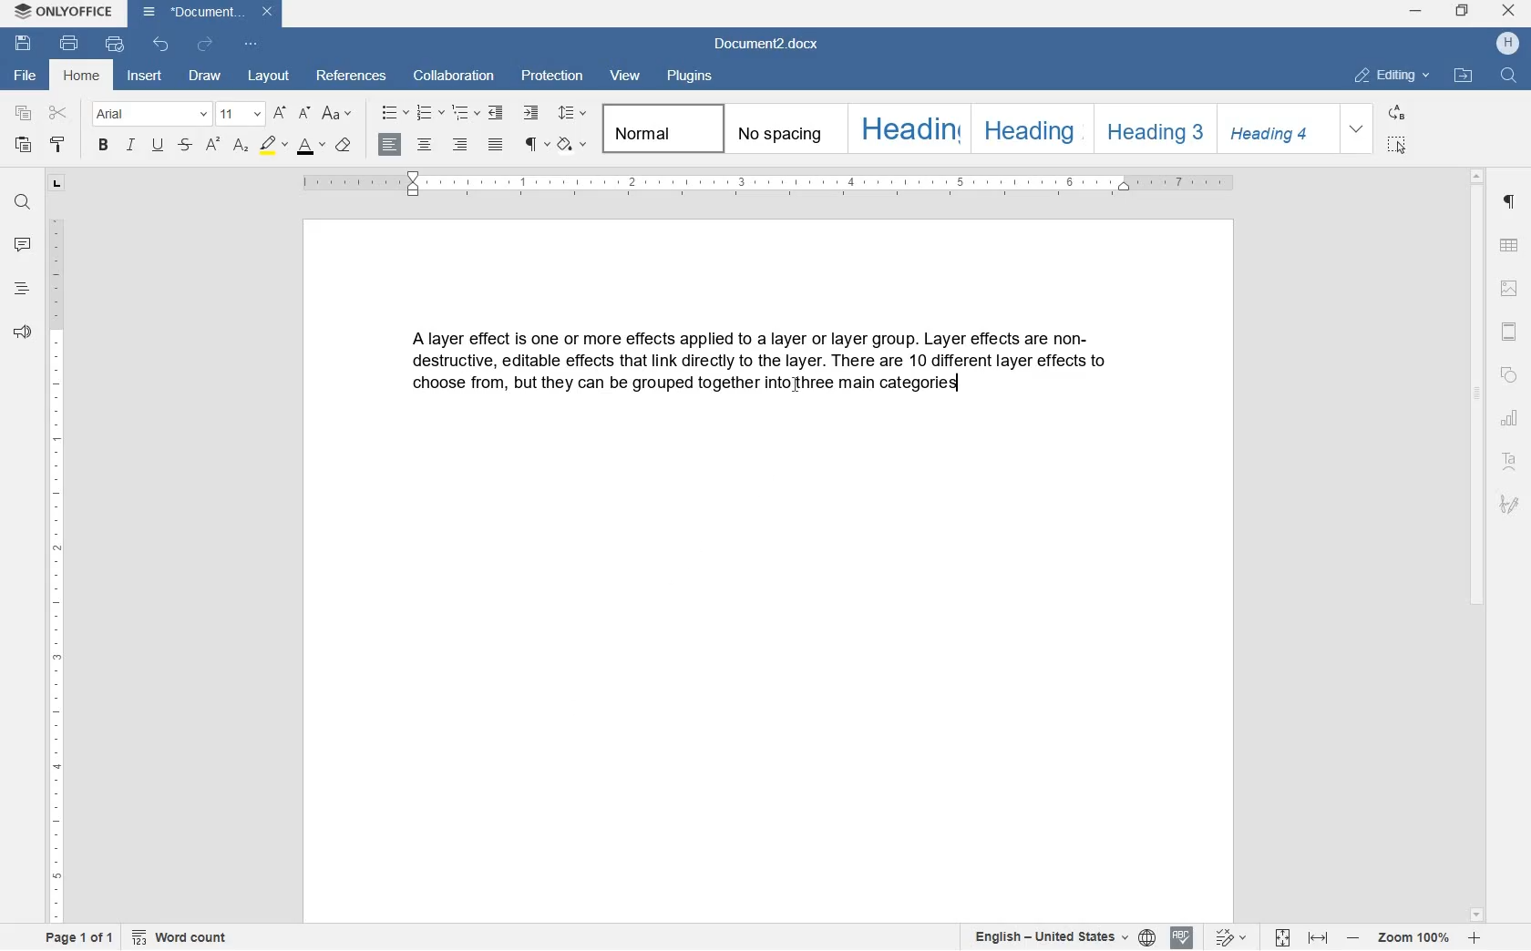  I want to click on italic, so click(132, 148).